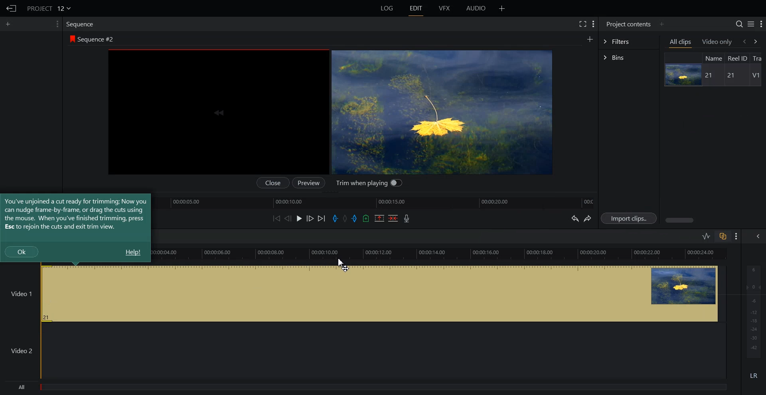 Image resolution: width=766 pixels, height=395 pixels. I want to click on Timeline, so click(442, 254).